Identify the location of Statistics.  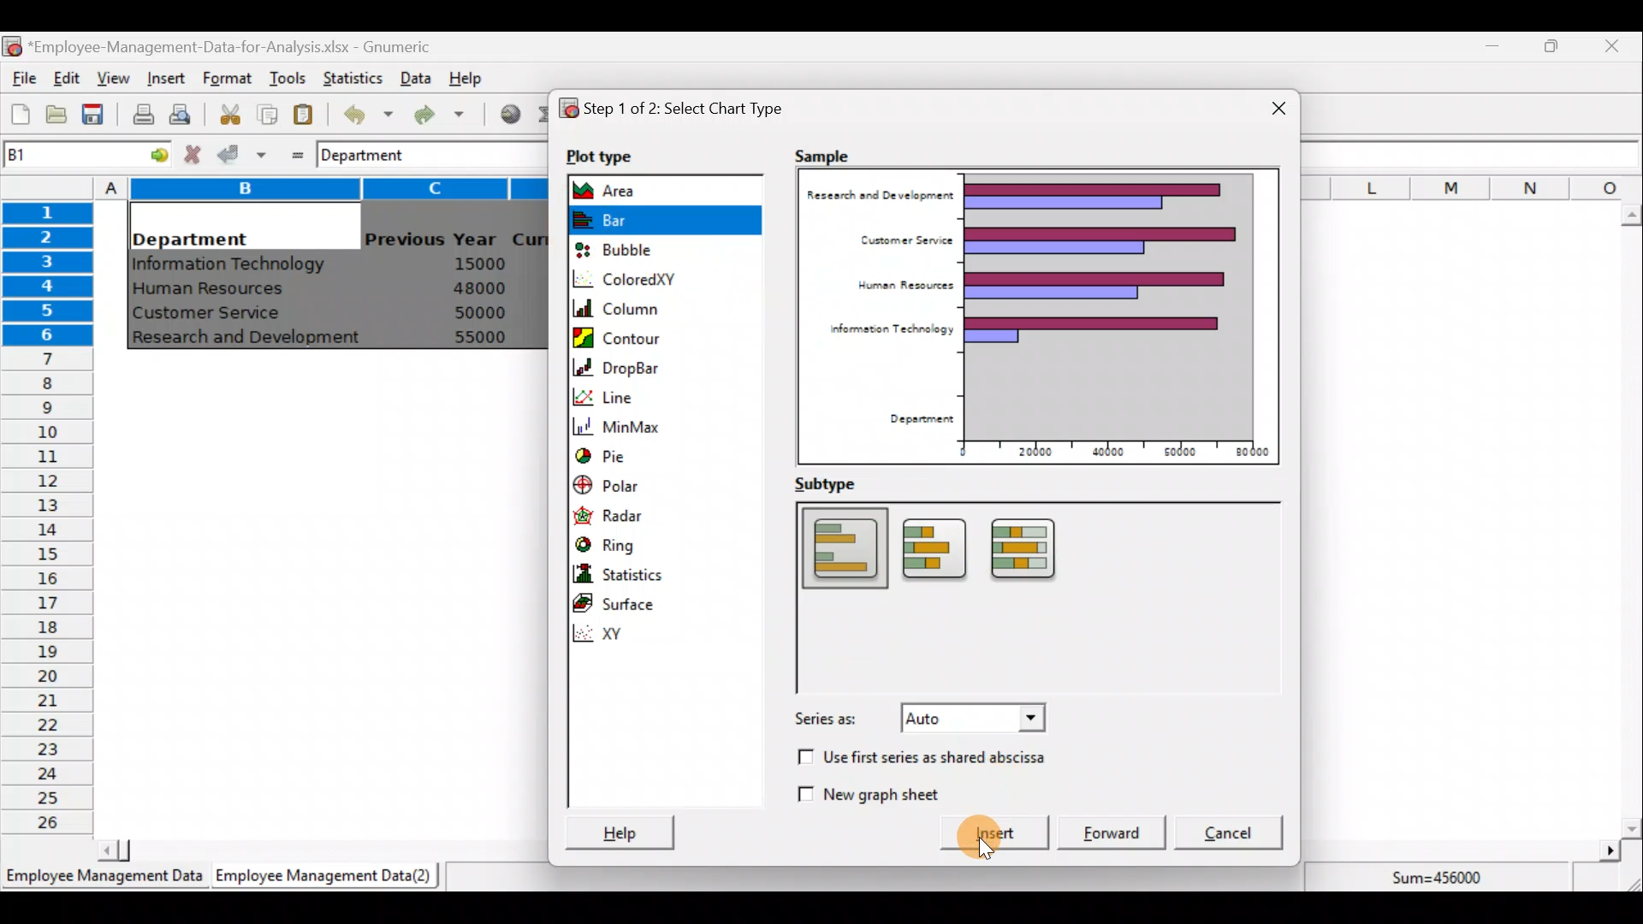
(349, 76).